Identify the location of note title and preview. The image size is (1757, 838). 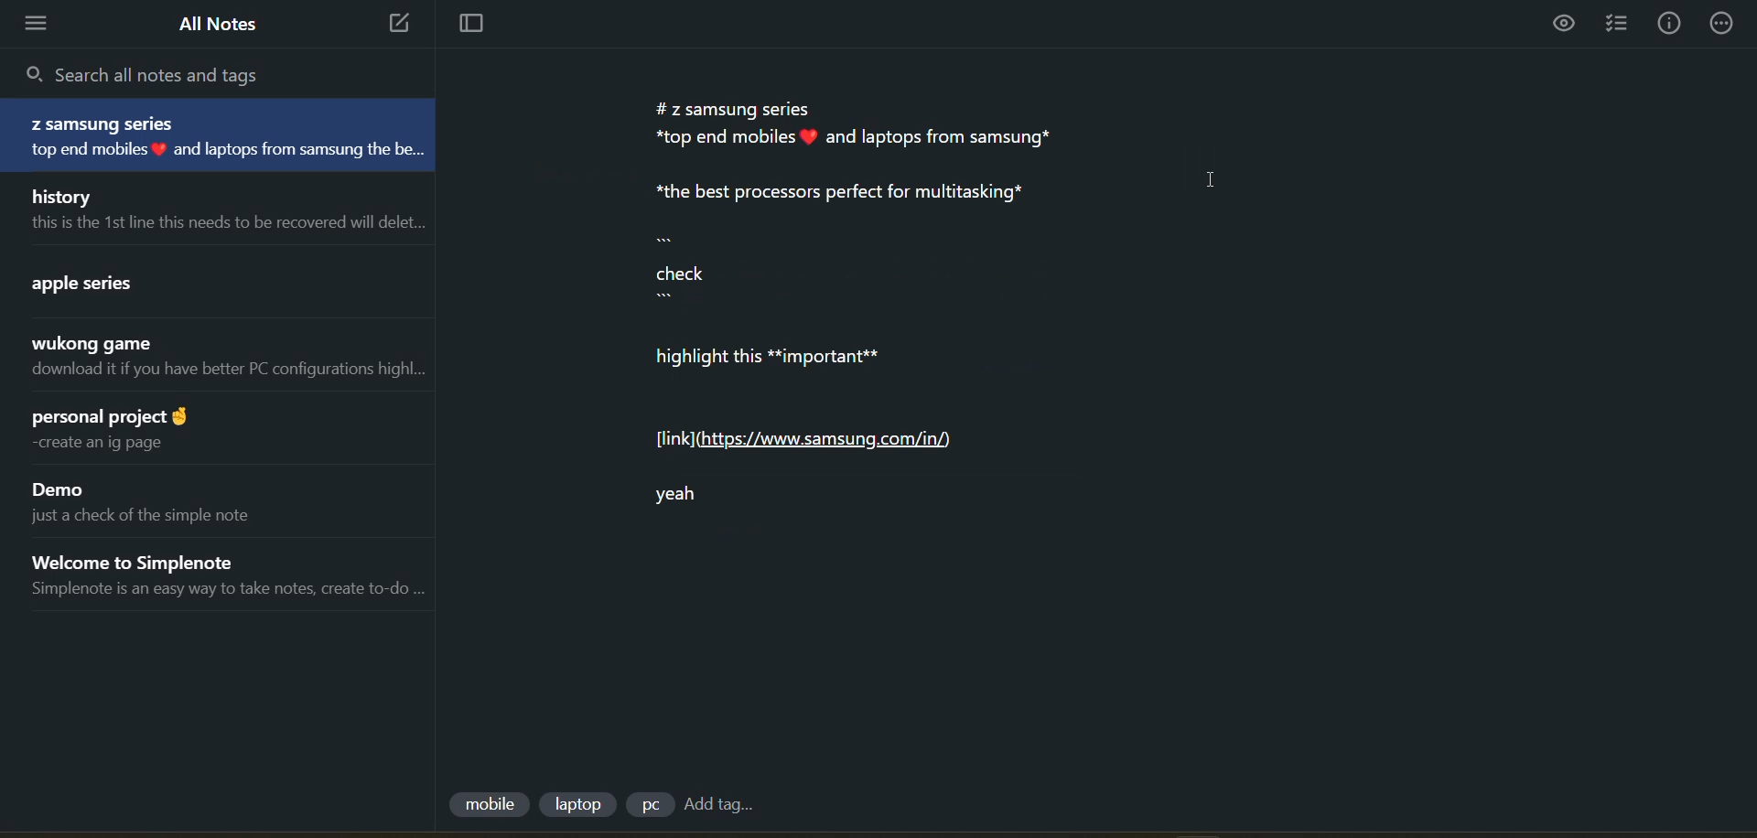
(215, 360).